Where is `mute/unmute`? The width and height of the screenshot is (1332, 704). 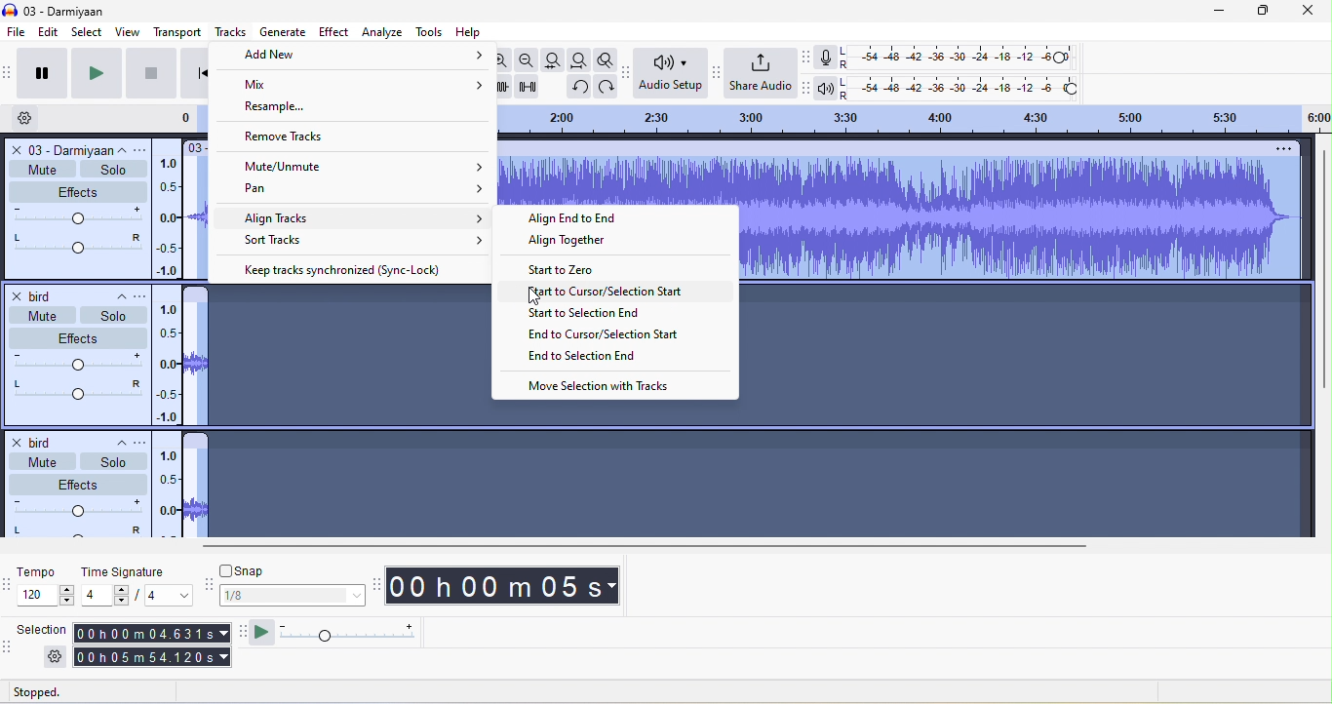 mute/unmute is located at coordinates (368, 168).